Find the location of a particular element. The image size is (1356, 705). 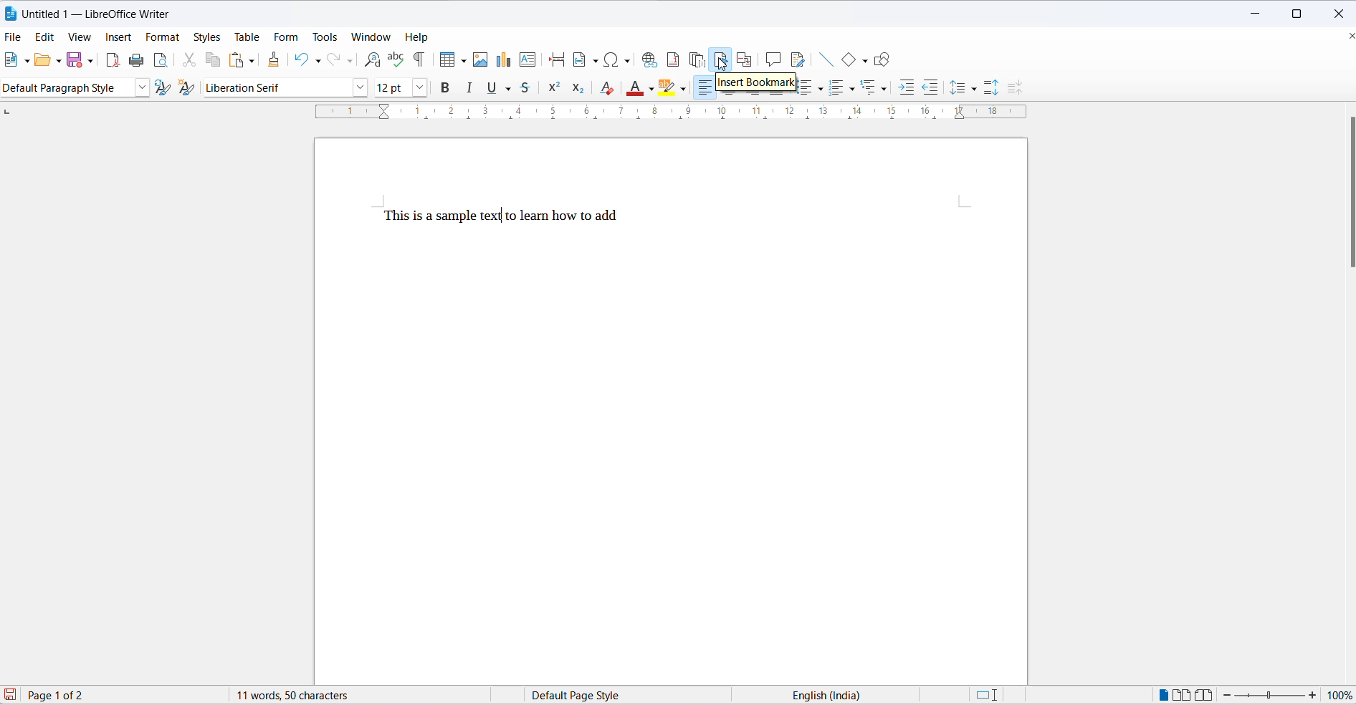

export as pdf is located at coordinates (114, 62).